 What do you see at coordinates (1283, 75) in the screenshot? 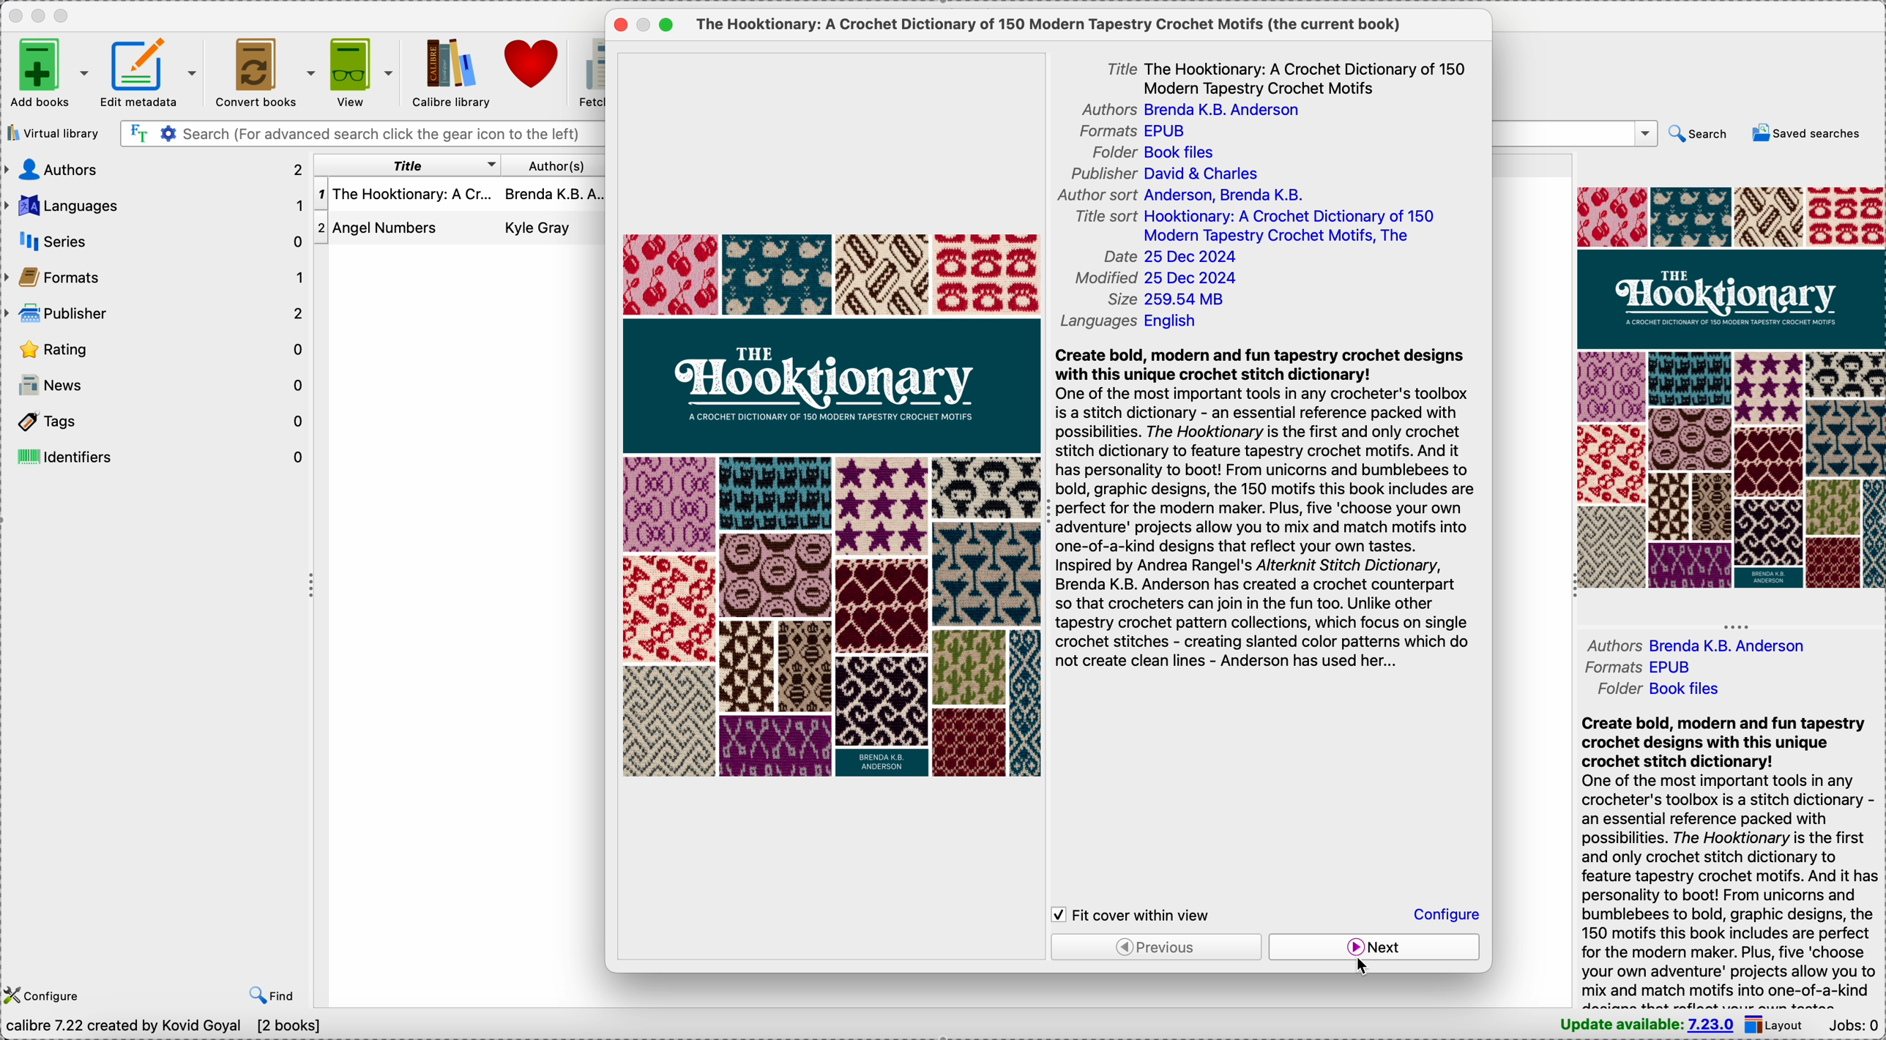
I see `title` at bounding box center [1283, 75].